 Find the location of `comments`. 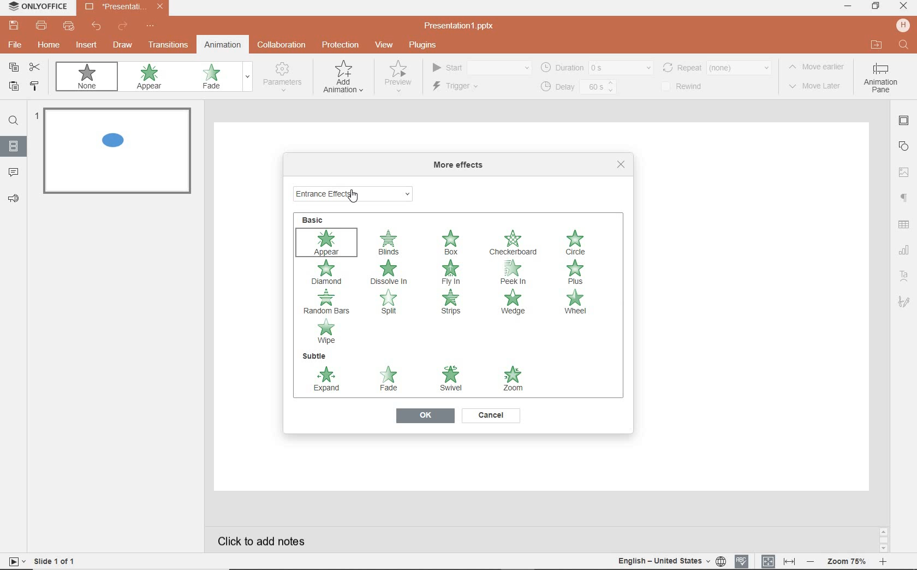

comments is located at coordinates (14, 173).